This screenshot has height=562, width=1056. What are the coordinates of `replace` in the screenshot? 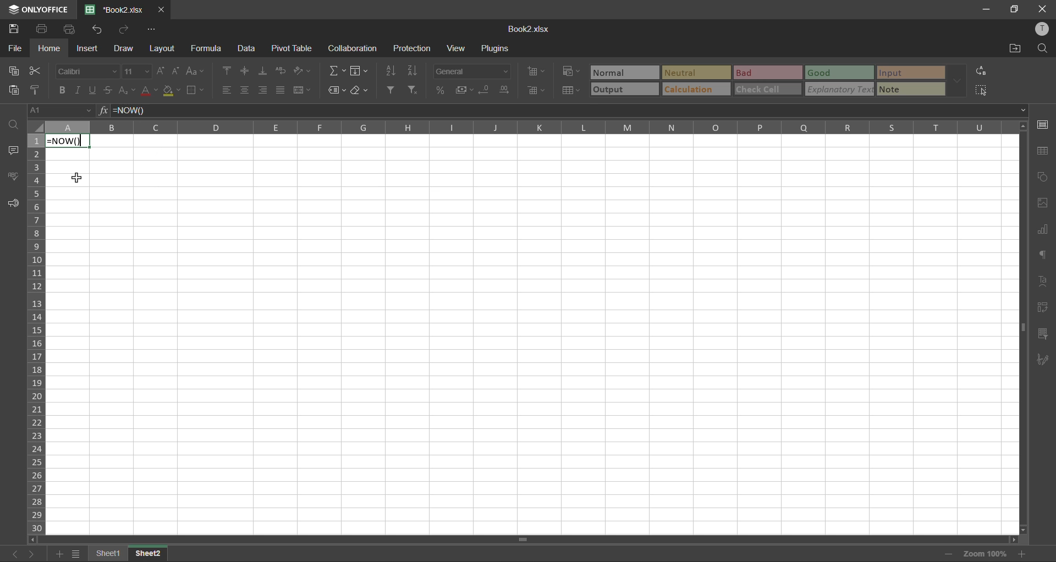 It's located at (981, 72).